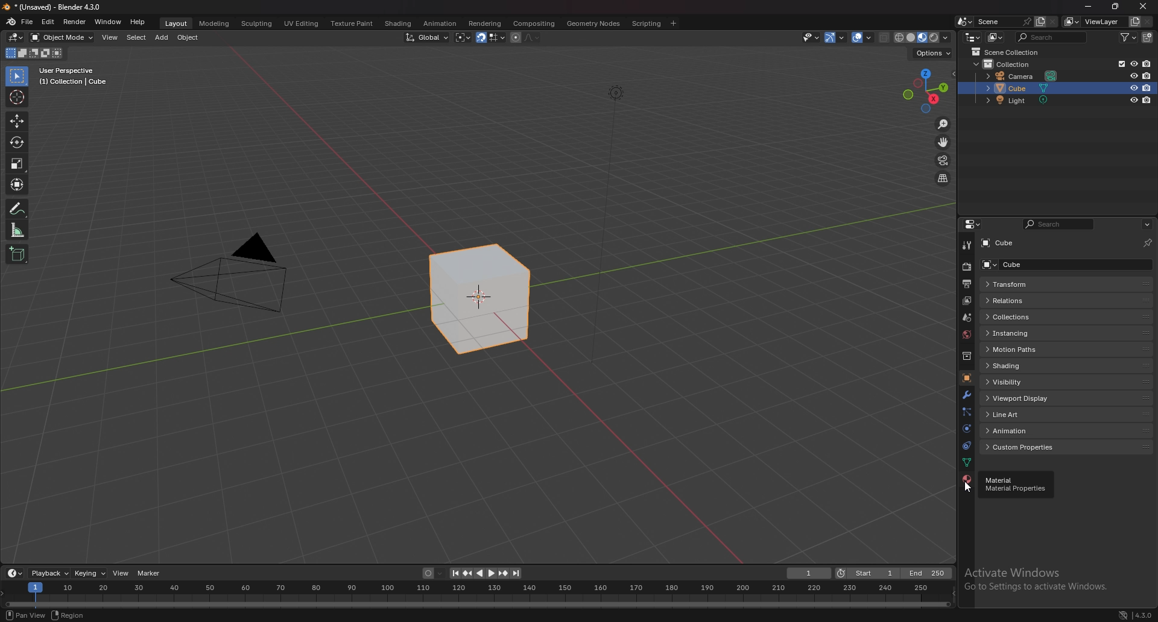 Image resolution: width=1158 pixels, height=622 pixels. I want to click on add workspace, so click(673, 23).